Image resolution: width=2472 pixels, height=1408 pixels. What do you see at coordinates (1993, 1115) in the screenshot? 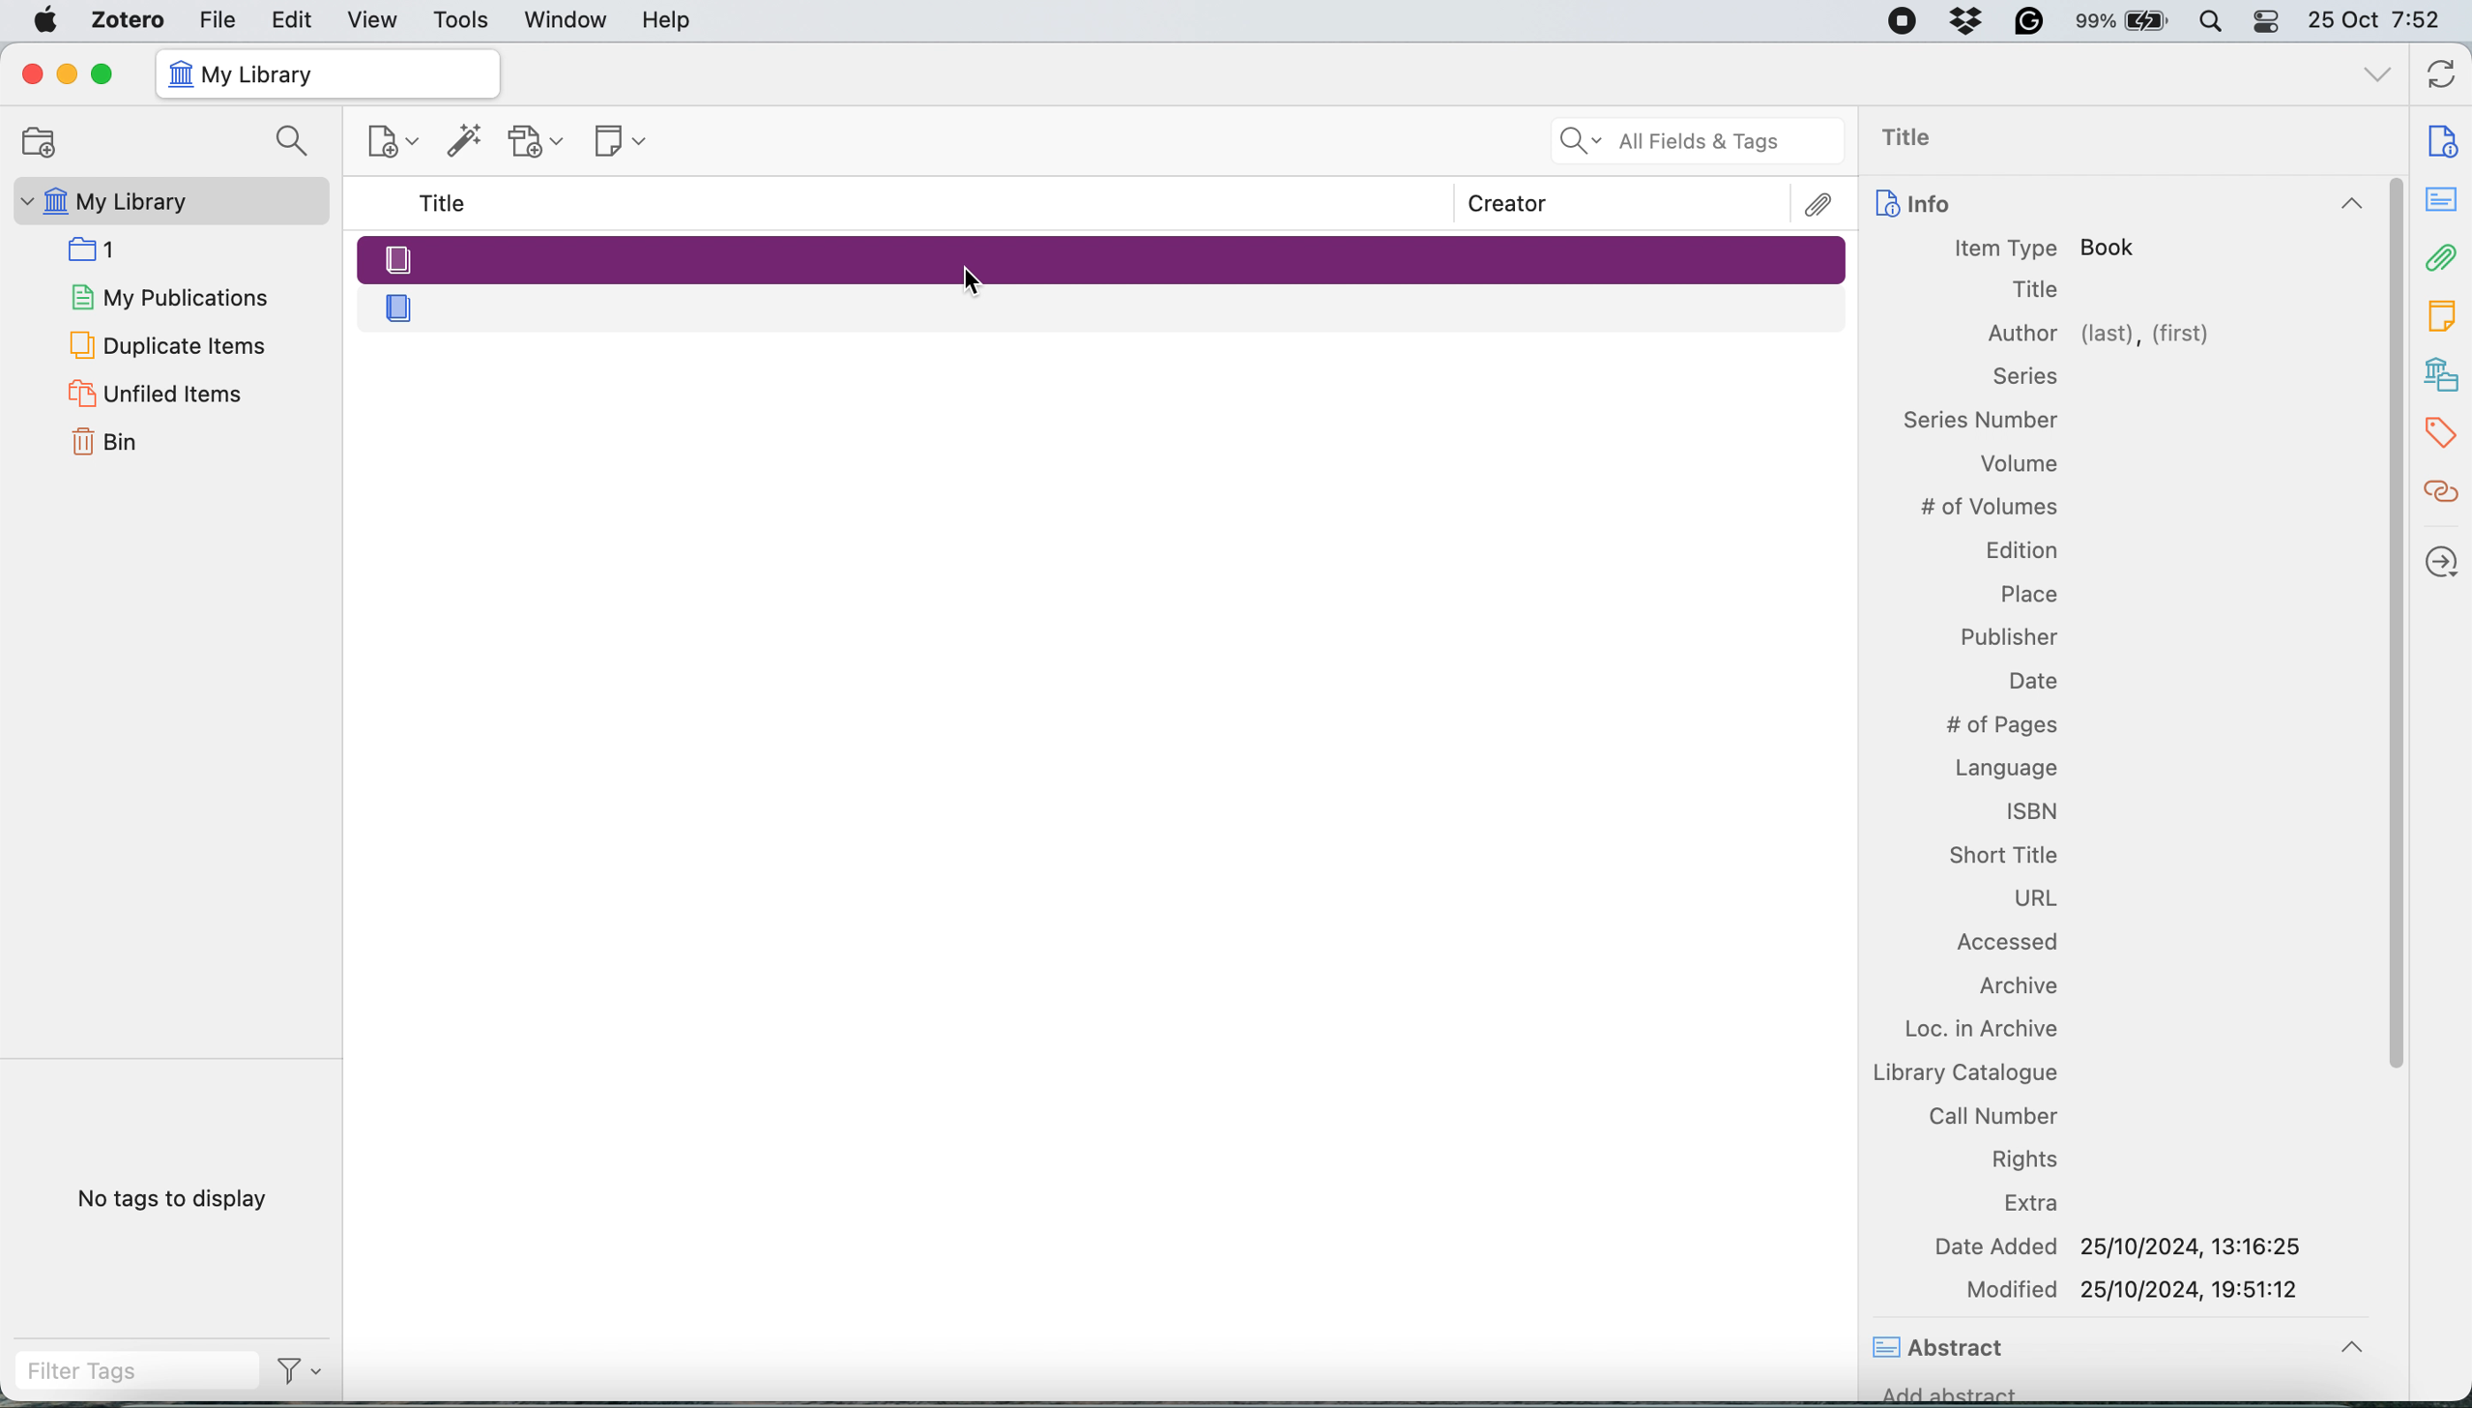
I see `Call Number ` at bounding box center [1993, 1115].